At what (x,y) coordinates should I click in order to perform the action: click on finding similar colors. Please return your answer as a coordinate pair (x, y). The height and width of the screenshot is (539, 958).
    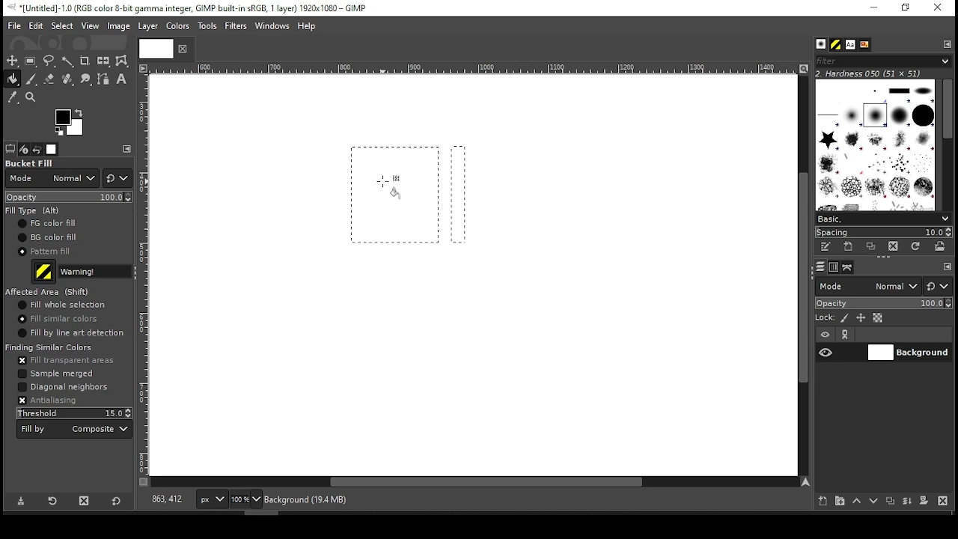
    Looking at the image, I should click on (49, 347).